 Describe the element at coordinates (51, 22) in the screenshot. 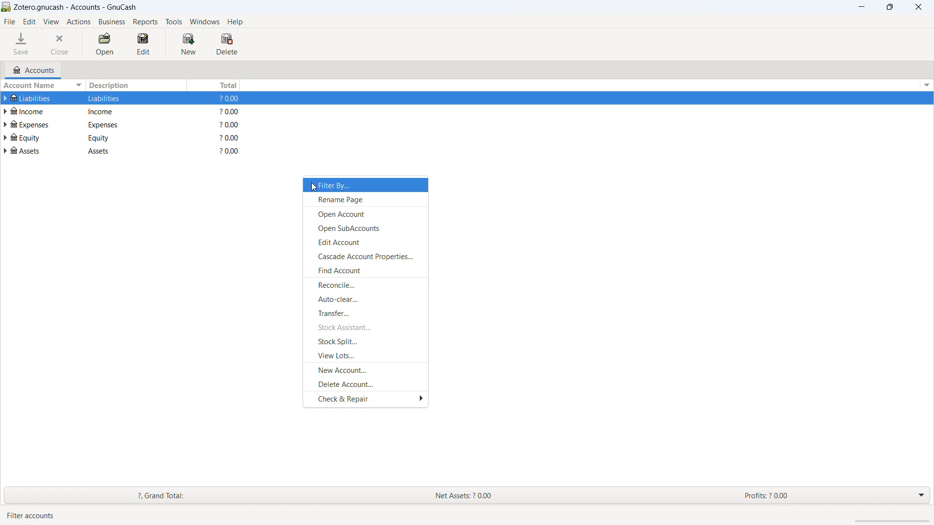

I see `view` at that location.